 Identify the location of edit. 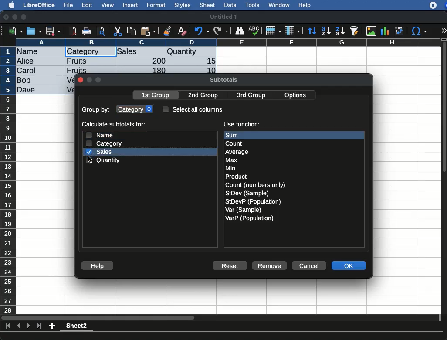
(87, 5).